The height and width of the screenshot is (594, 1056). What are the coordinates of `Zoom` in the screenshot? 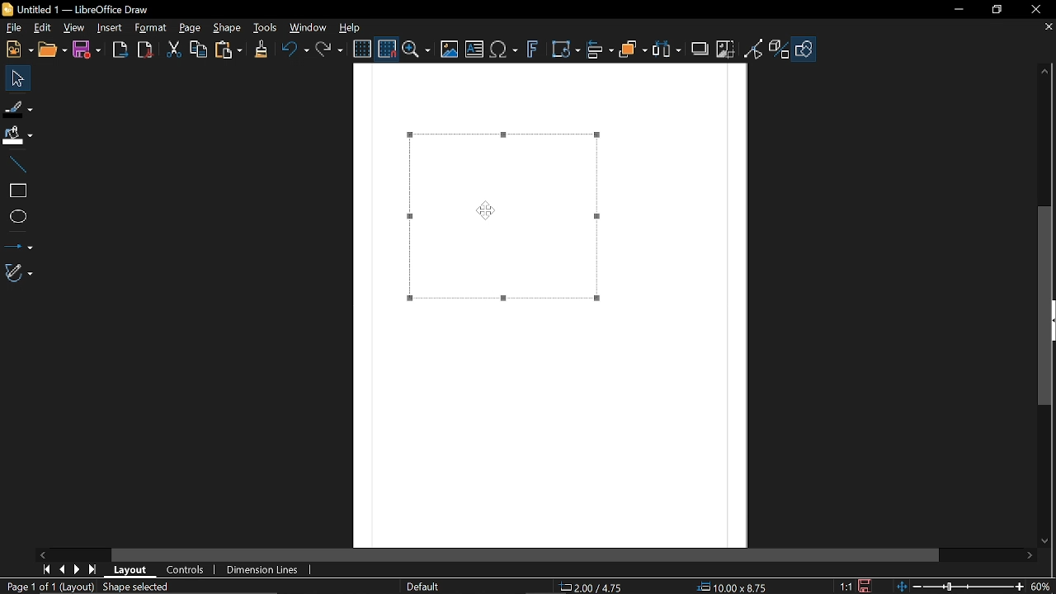 It's located at (417, 49).